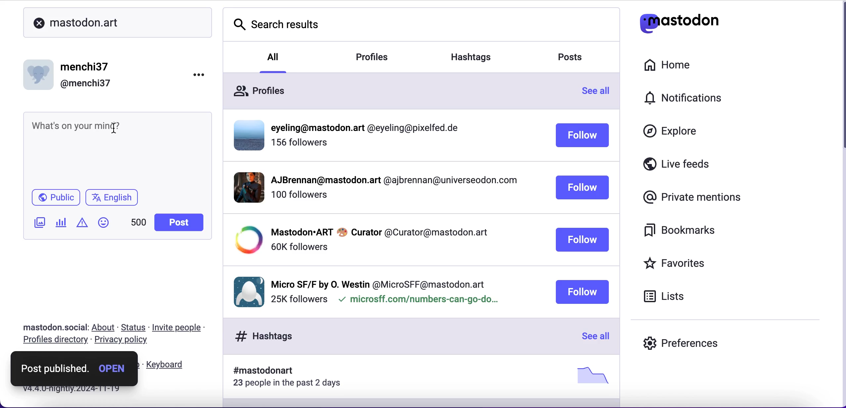 The image size is (846, 408). I want to click on profiles directory, so click(53, 341).